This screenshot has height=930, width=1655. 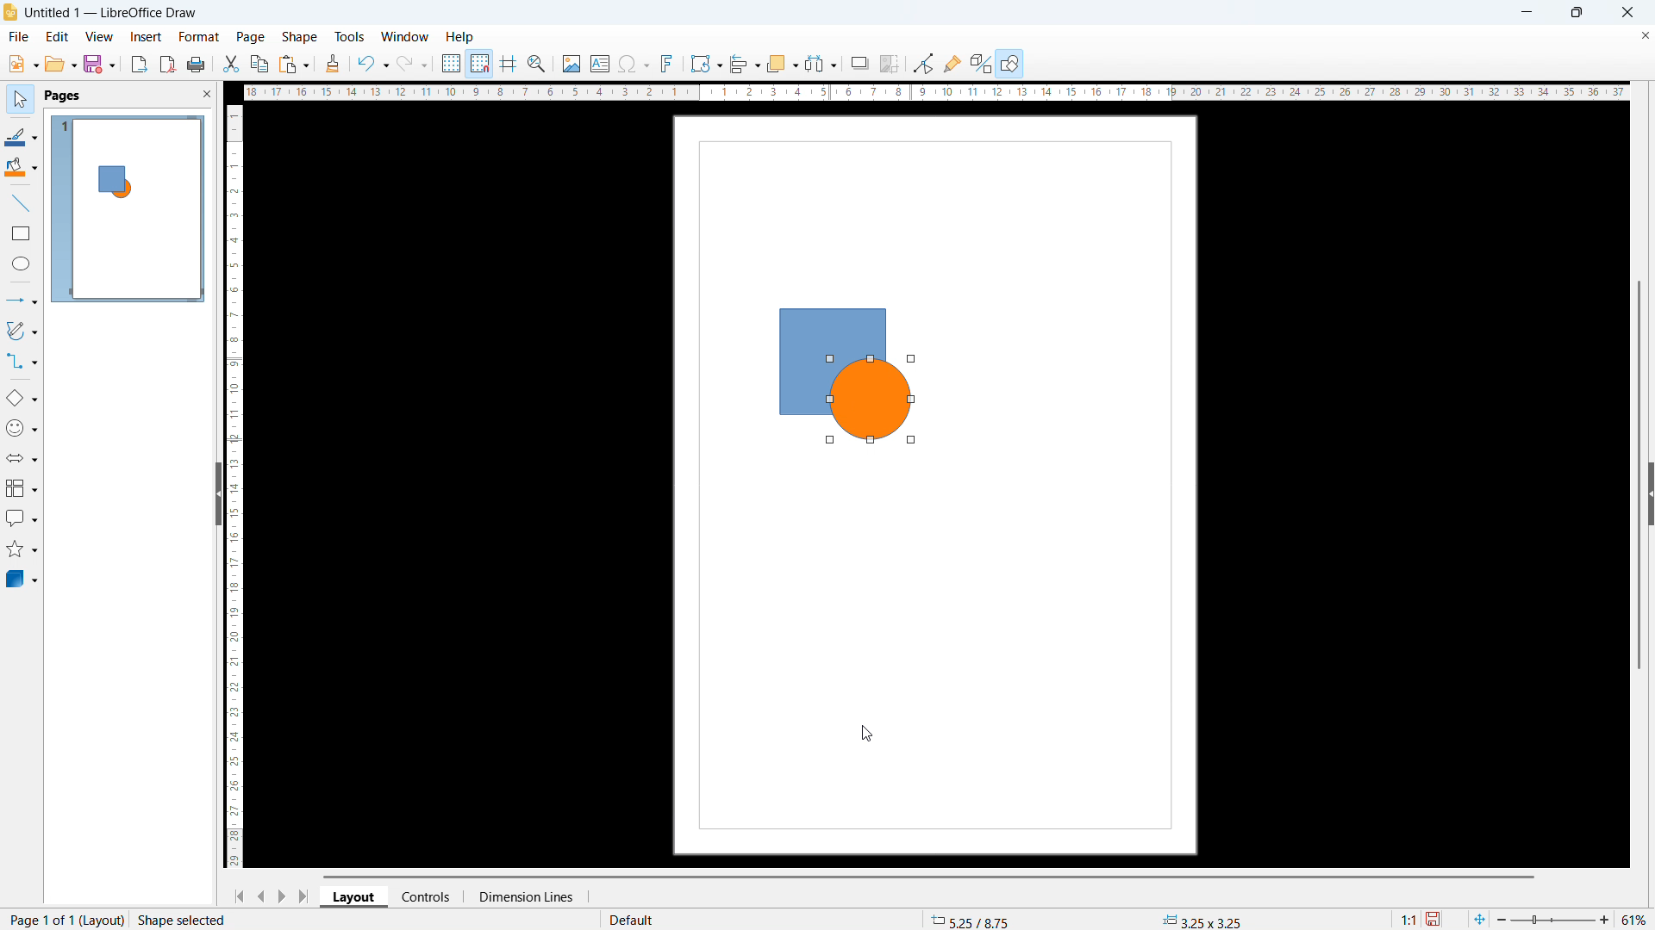 What do you see at coordinates (866, 734) in the screenshot?
I see `cursor` at bounding box center [866, 734].